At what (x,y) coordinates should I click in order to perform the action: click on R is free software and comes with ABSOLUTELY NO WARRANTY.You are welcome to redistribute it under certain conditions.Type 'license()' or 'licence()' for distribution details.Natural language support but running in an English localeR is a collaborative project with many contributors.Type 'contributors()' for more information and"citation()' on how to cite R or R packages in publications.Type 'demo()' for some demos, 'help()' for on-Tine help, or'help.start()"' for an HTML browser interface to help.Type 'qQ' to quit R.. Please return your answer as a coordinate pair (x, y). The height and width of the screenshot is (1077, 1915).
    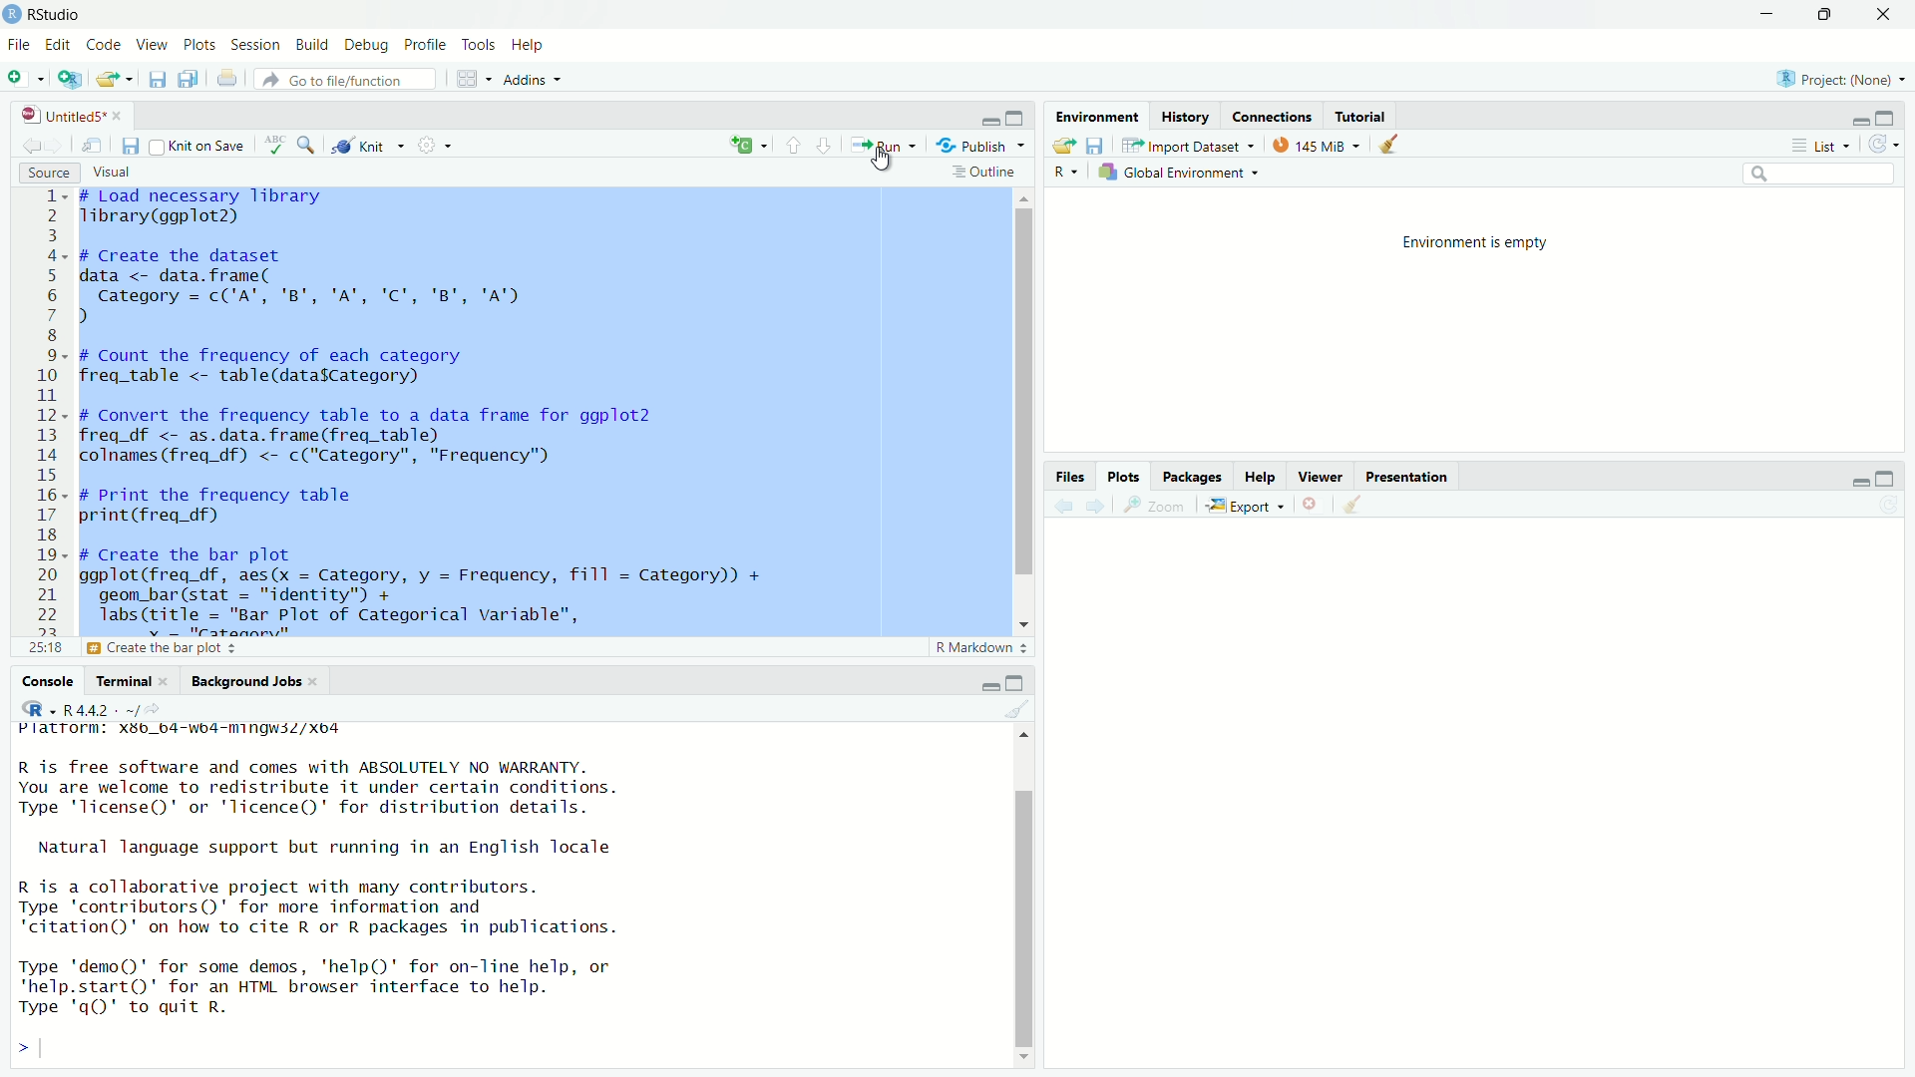
    Looking at the image, I should click on (350, 891).